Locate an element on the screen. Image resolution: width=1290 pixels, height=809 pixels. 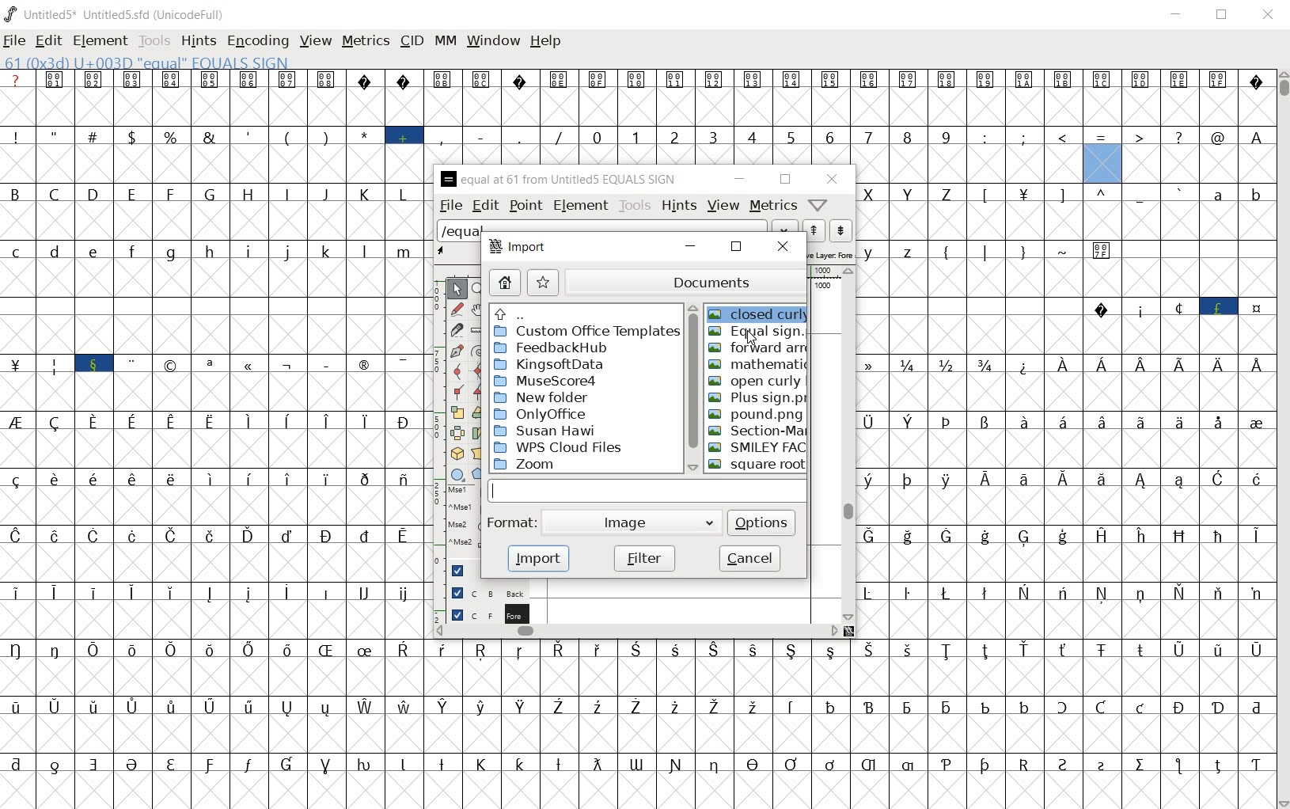
close is located at coordinates (783, 249).